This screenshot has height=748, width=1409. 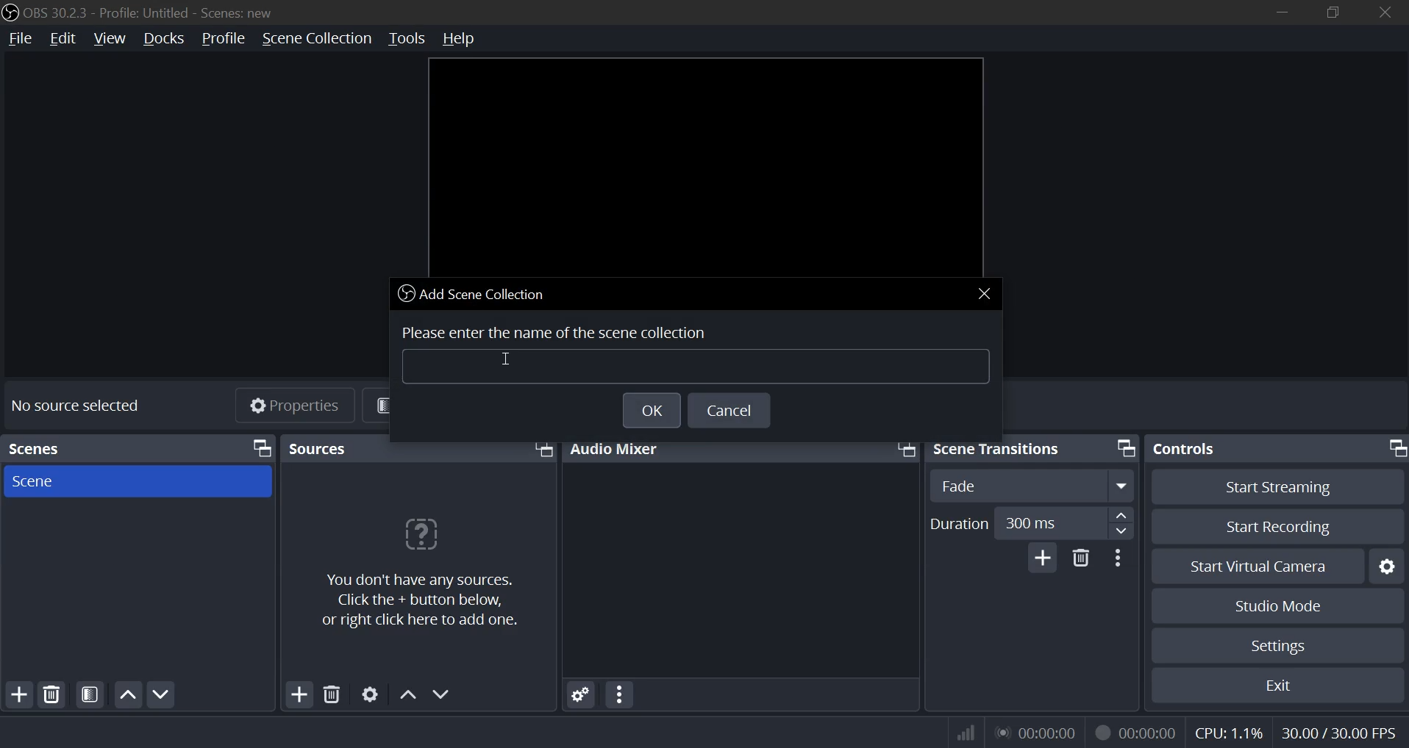 What do you see at coordinates (1277, 487) in the screenshot?
I see `start streaming` at bounding box center [1277, 487].